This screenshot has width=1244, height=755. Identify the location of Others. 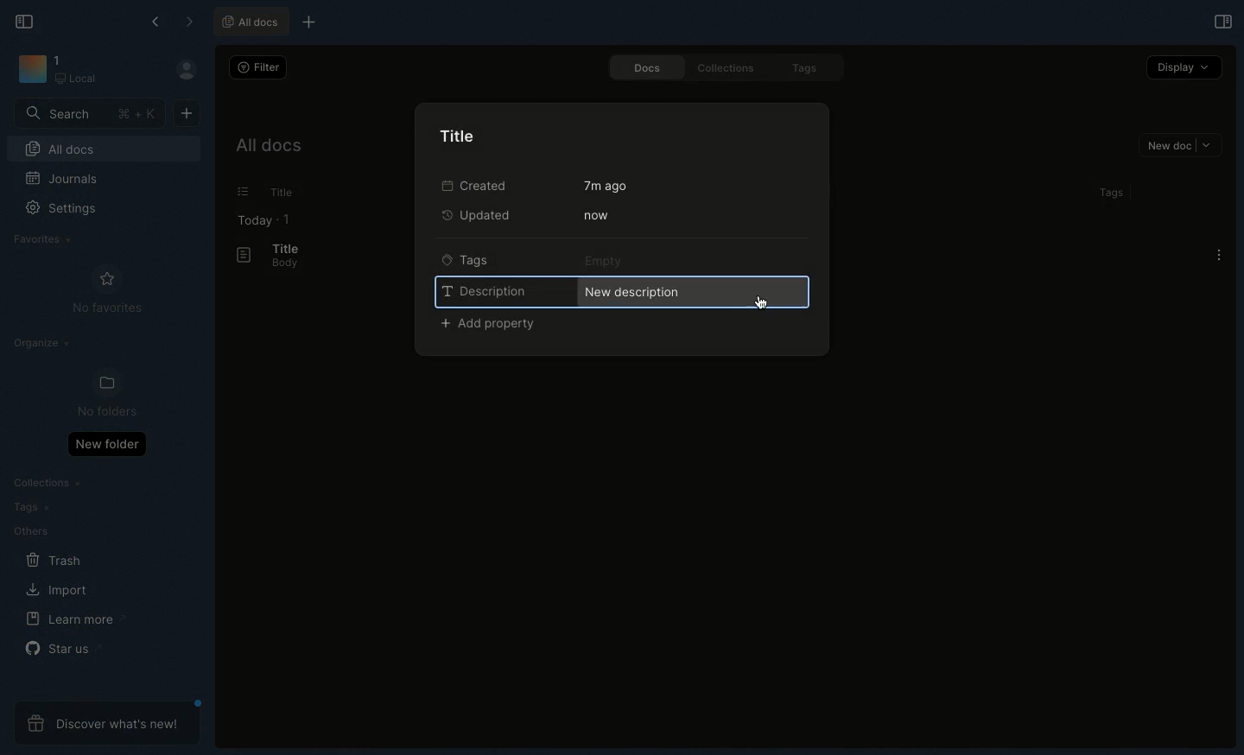
(30, 531).